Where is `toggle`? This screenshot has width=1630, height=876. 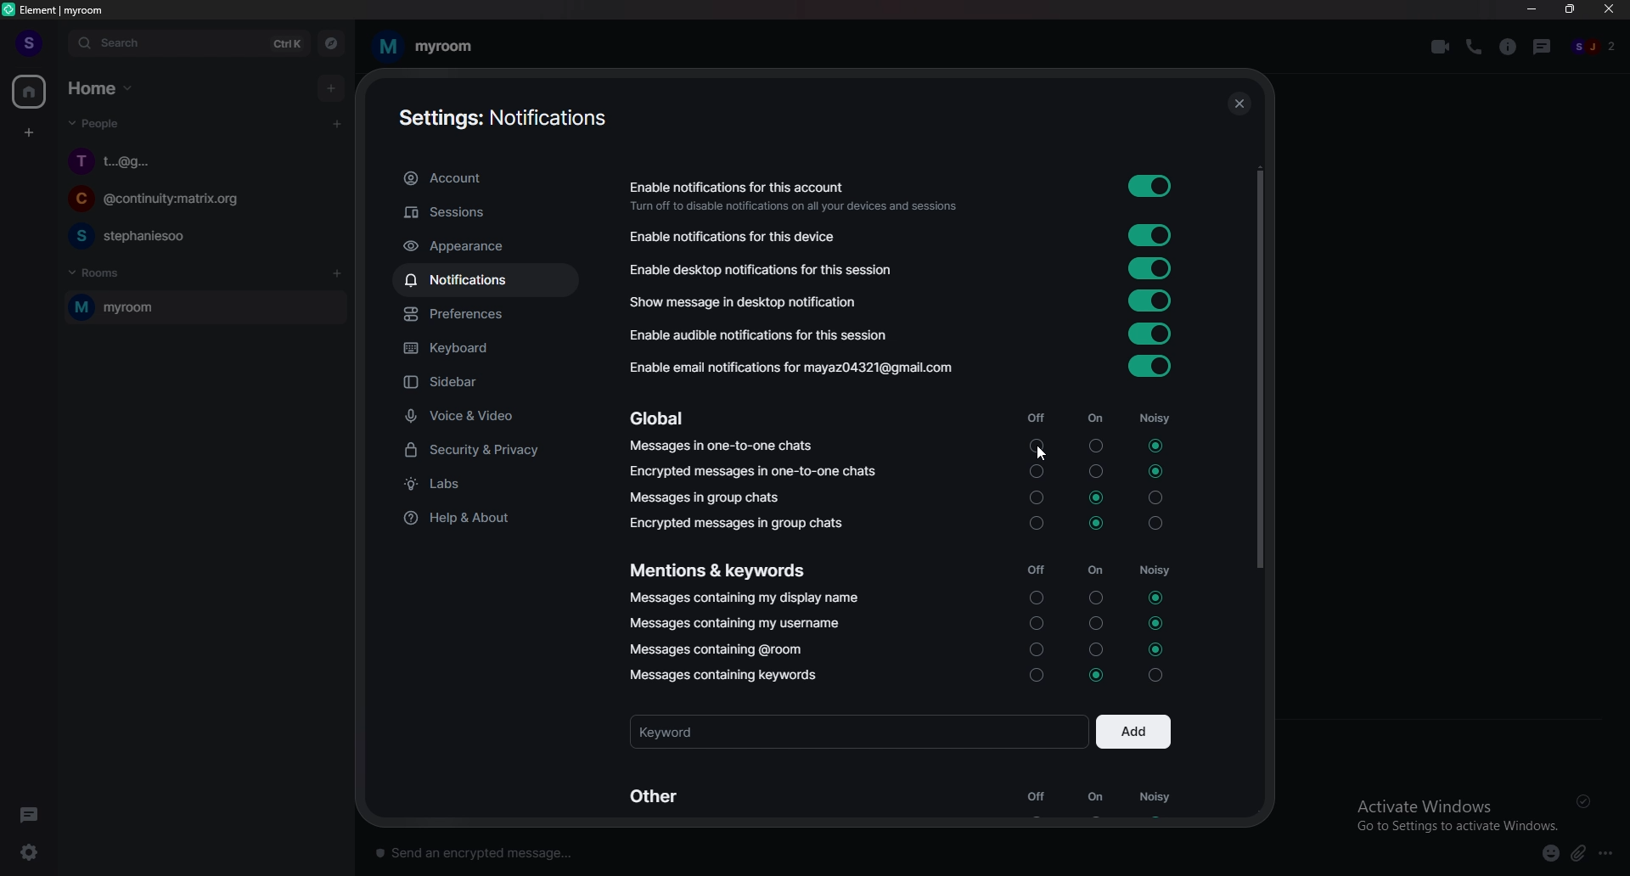
toggle is located at coordinates (1152, 267).